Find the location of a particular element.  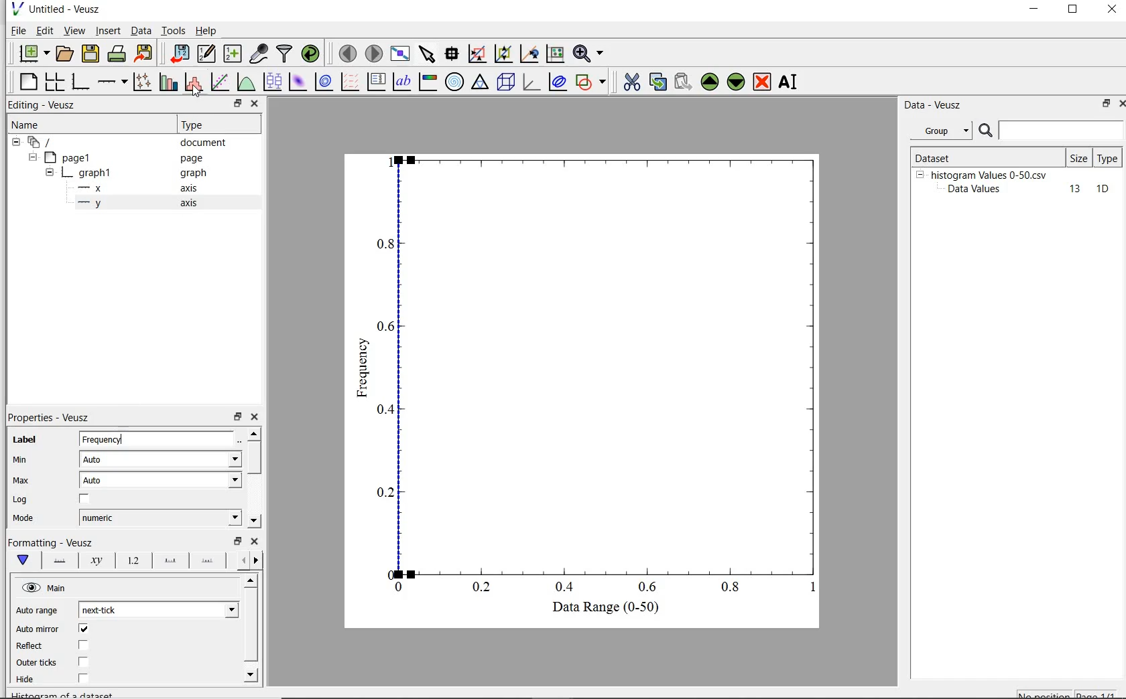

chcekbox is located at coordinates (86, 499).